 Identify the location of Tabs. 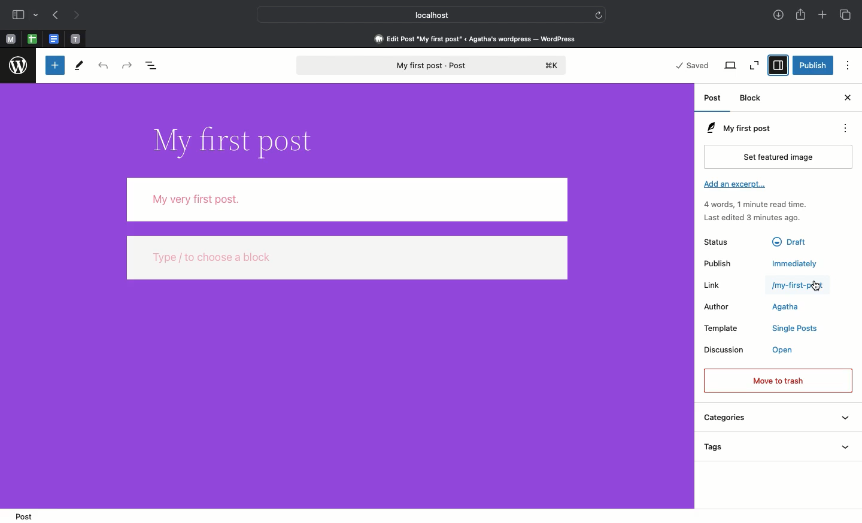
(847, 15).